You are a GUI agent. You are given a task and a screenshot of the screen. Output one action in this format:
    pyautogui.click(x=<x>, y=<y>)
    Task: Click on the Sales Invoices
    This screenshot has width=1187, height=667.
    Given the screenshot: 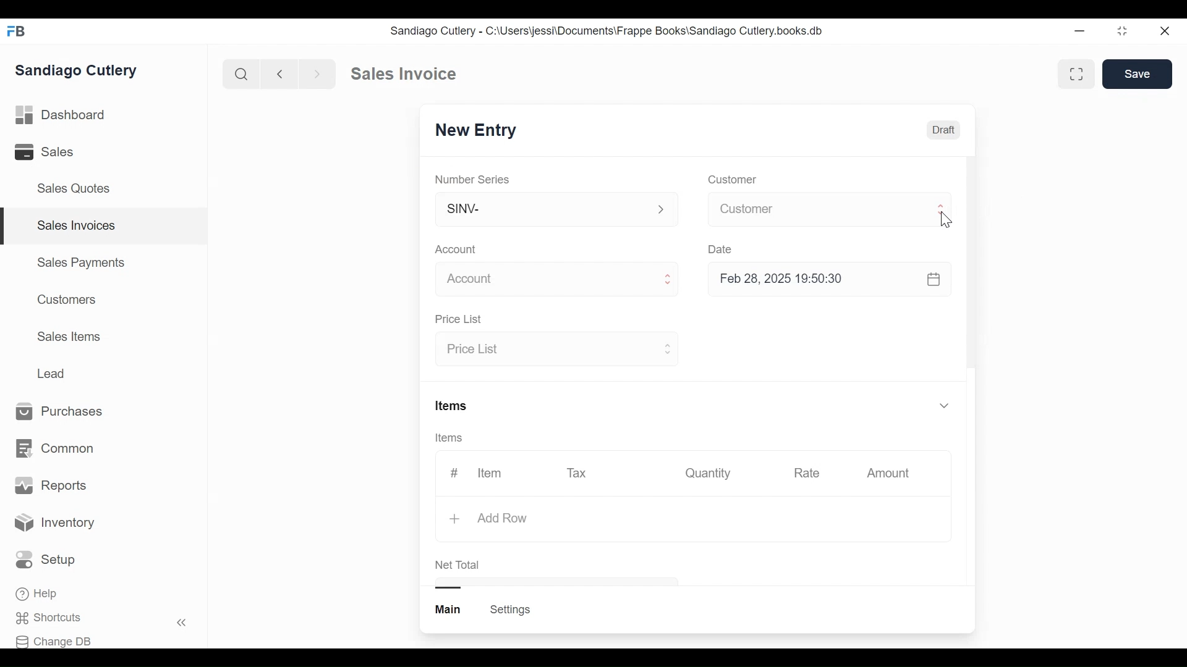 What is the action you would take?
    pyautogui.click(x=77, y=226)
    